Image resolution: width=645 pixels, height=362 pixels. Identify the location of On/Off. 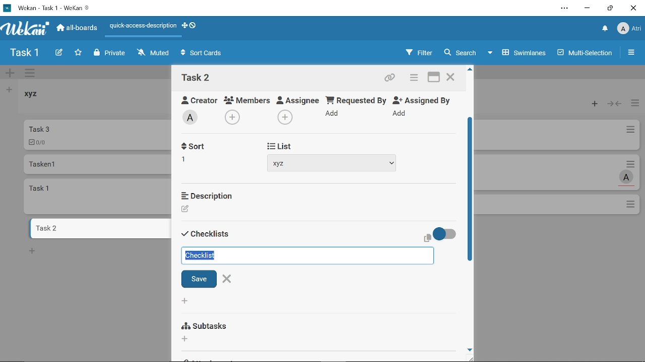
(447, 233).